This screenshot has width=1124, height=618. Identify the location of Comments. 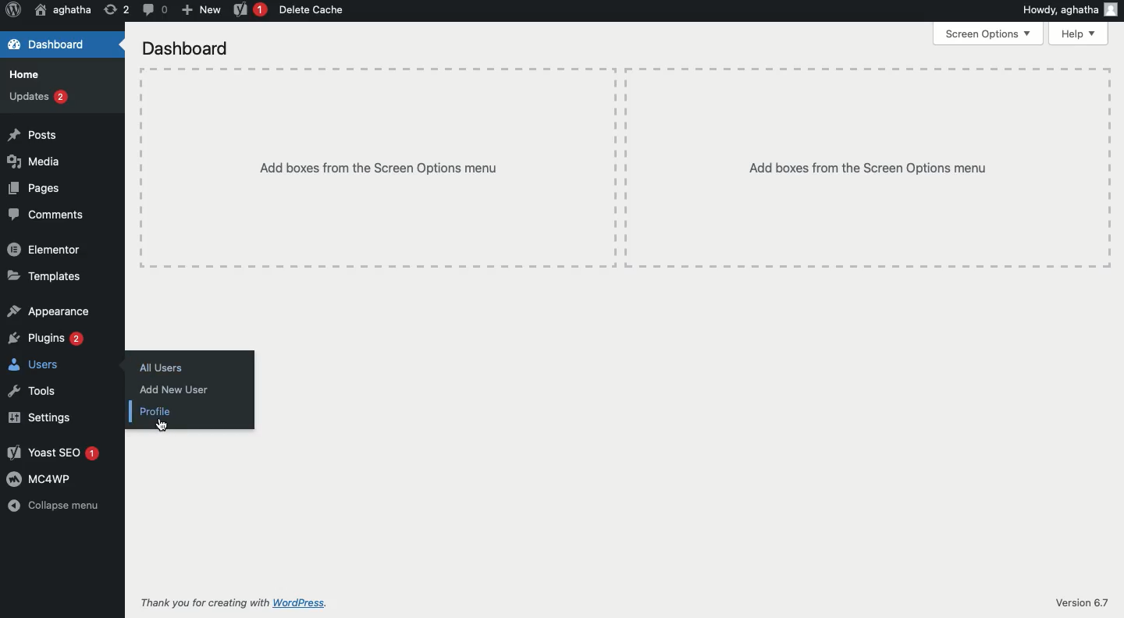
(45, 215).